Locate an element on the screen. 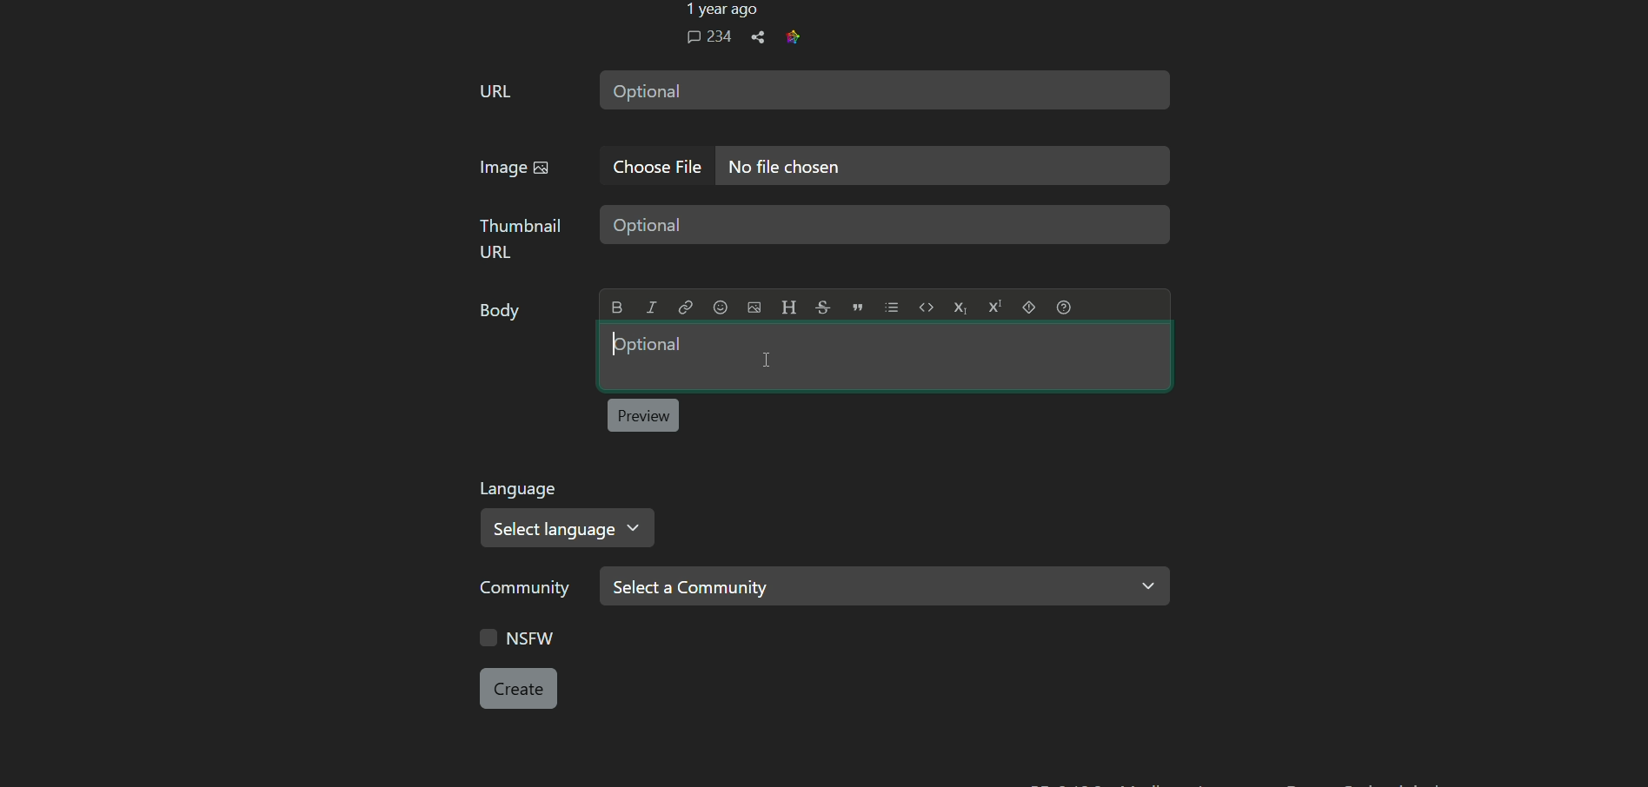  Link is located at coordinates (685, 308).